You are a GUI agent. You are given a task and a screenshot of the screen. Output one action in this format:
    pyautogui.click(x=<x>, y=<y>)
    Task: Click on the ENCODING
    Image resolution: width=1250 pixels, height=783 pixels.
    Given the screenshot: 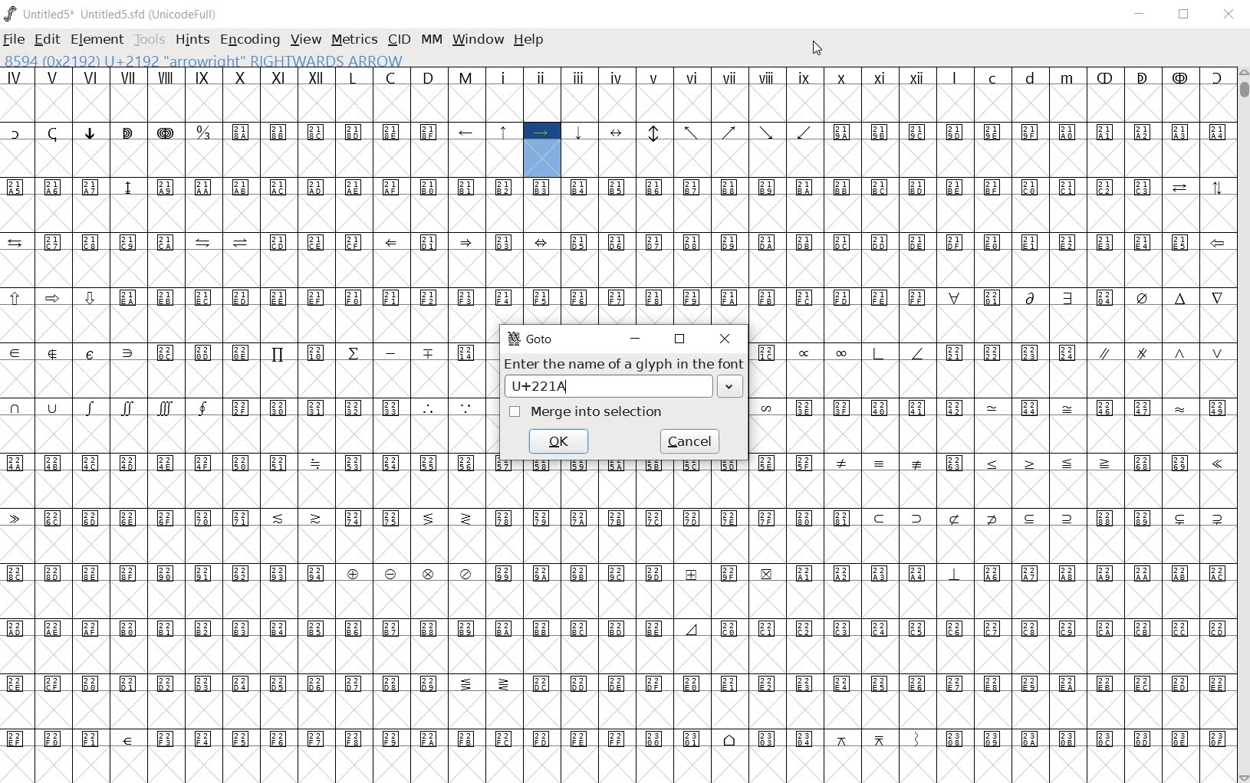 What is the action you would take?
    pyautogui.click(x=249, y=41)
    